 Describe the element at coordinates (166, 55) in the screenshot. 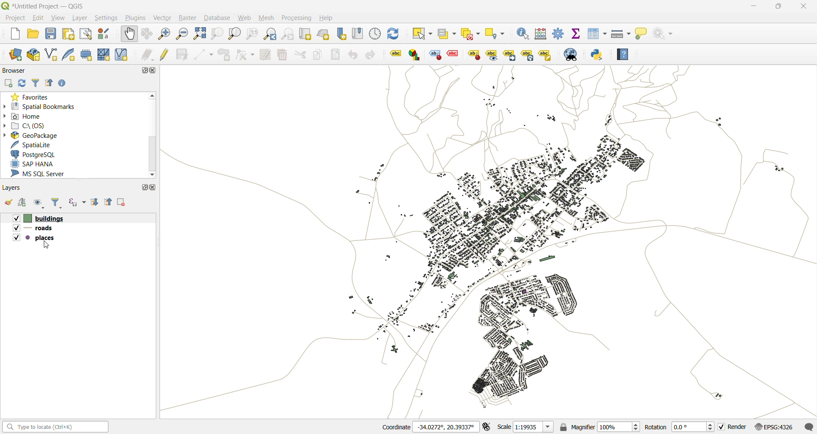

I see `toggle edits` at that location.